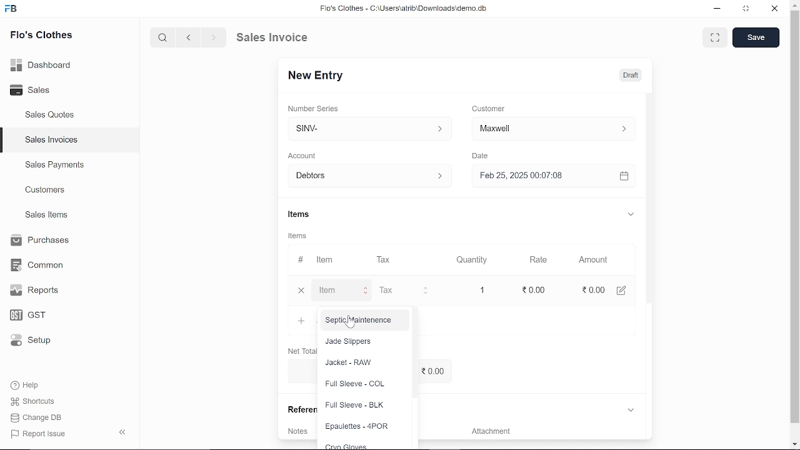 This screenshot has height=450, width=800. Describe the element at coordinates (189, 37) in the screenshot. I see `previous` at that location.